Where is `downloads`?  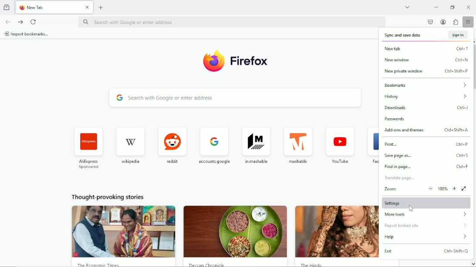
downloads is located at coordinates (425, 108).